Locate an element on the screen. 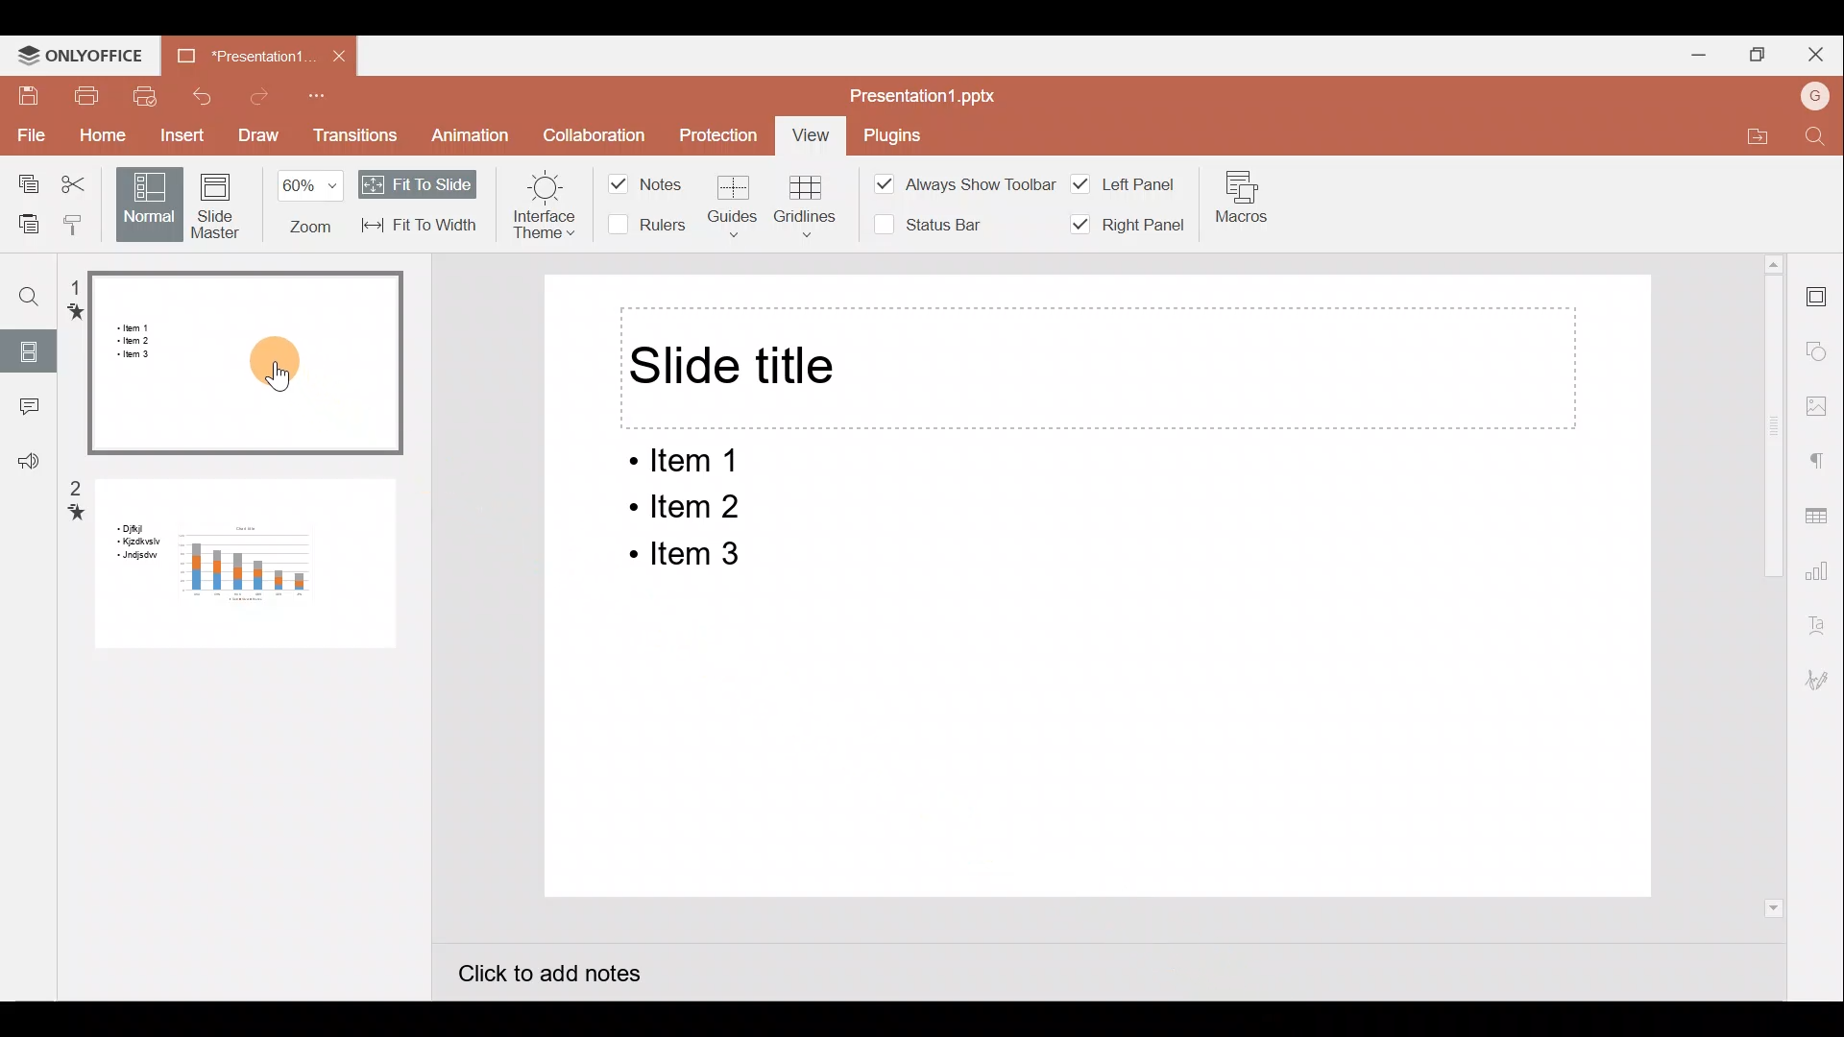 This screenshot has width=1844, height=1037. ltem 3 is located at coordinates (684, 556).